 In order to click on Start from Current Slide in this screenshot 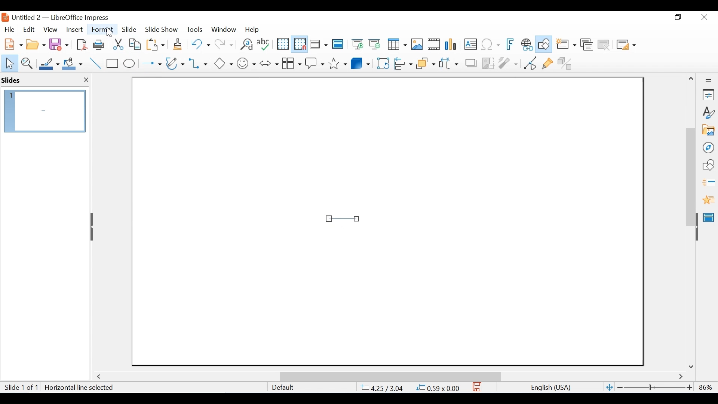, I will do `click(374, 45)`.